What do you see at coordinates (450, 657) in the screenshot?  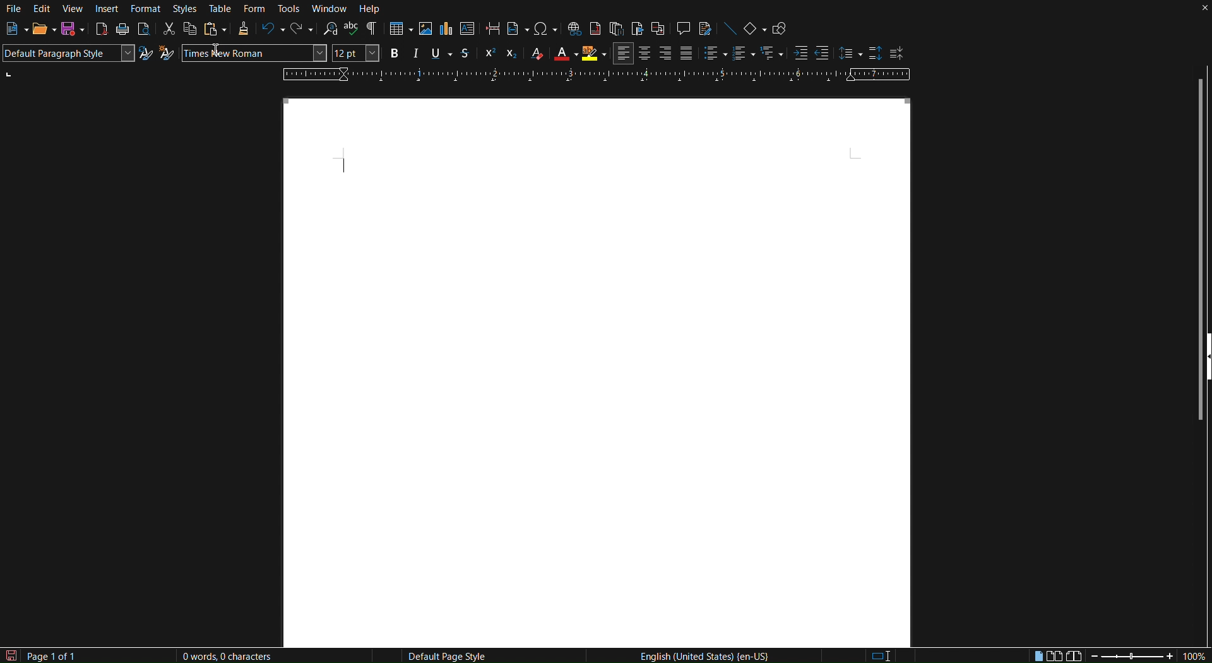 I see `Default Page Style` at bounding box center [450, 657].